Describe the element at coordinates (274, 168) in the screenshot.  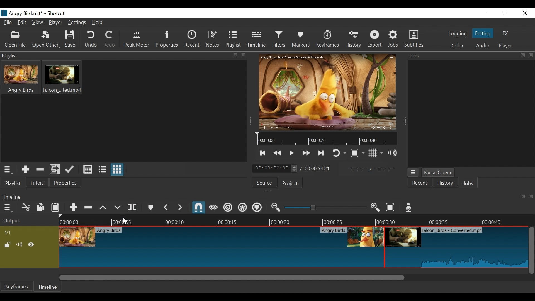
I see `Current position` at that location.